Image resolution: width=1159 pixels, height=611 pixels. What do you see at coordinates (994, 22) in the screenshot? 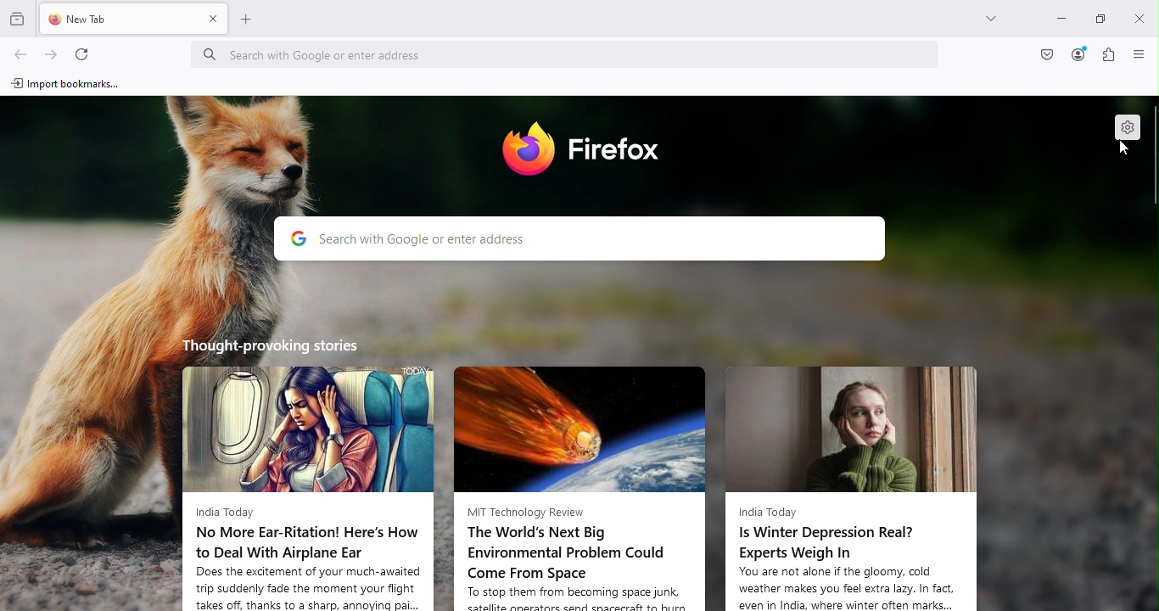
I see `List all tabs` at bounding box center [994, 22].